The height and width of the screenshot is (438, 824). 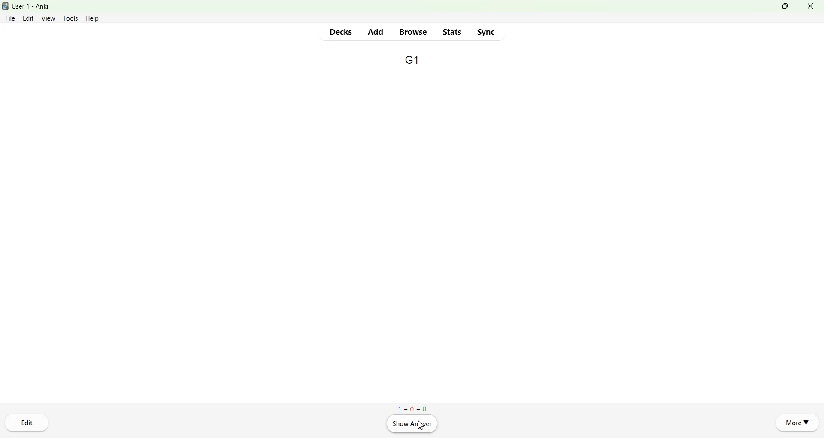 I want to click on User 1 - Anki, so click(x=36, y=6).